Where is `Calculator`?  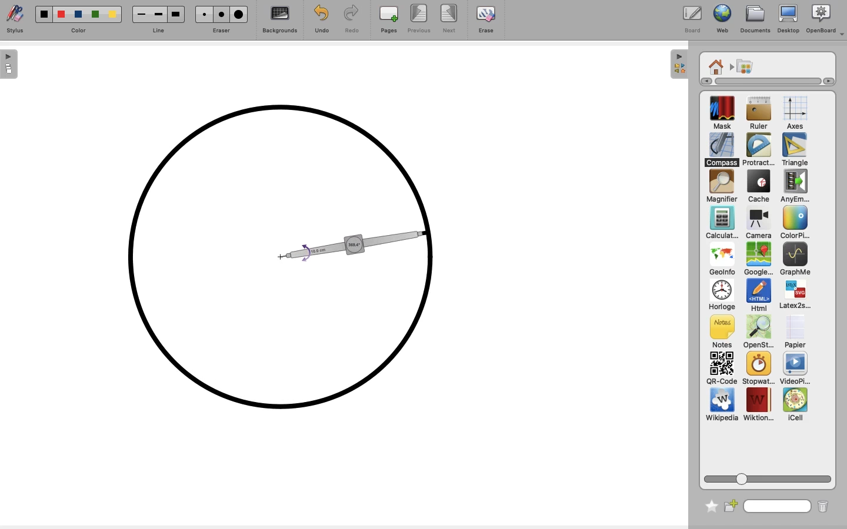
Calculator is located at coordinates (722, 223).